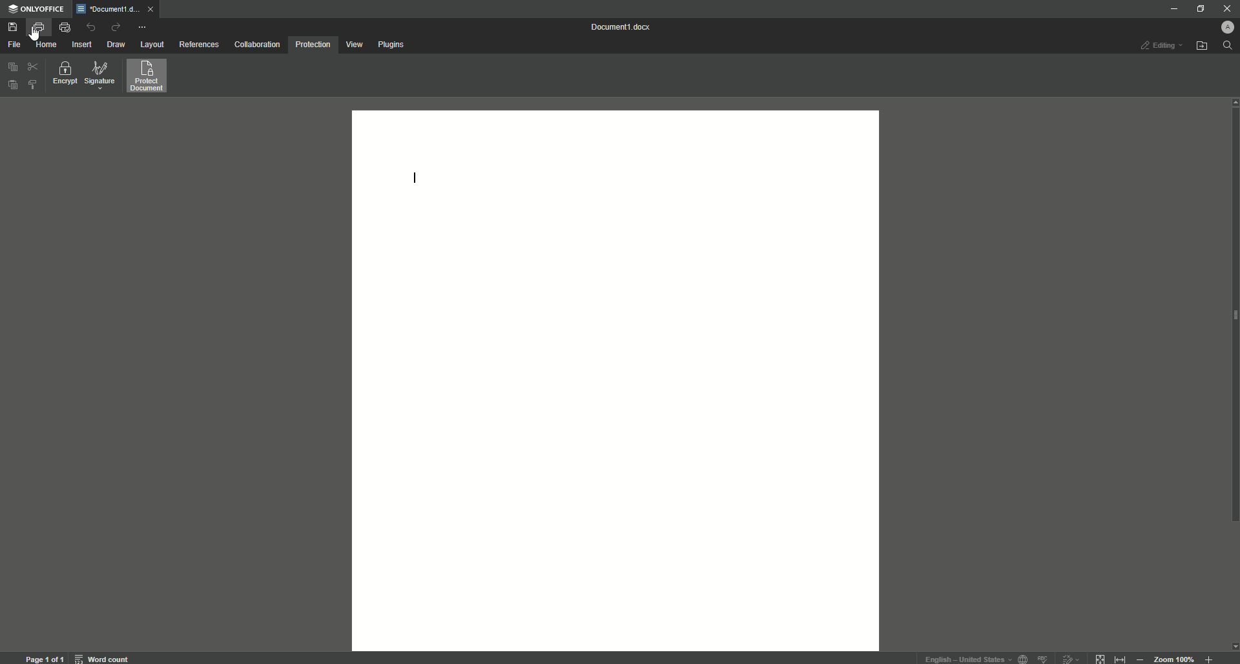 The image size is (1240, 664). I want to click on Zoom in, so click(1210, 657).